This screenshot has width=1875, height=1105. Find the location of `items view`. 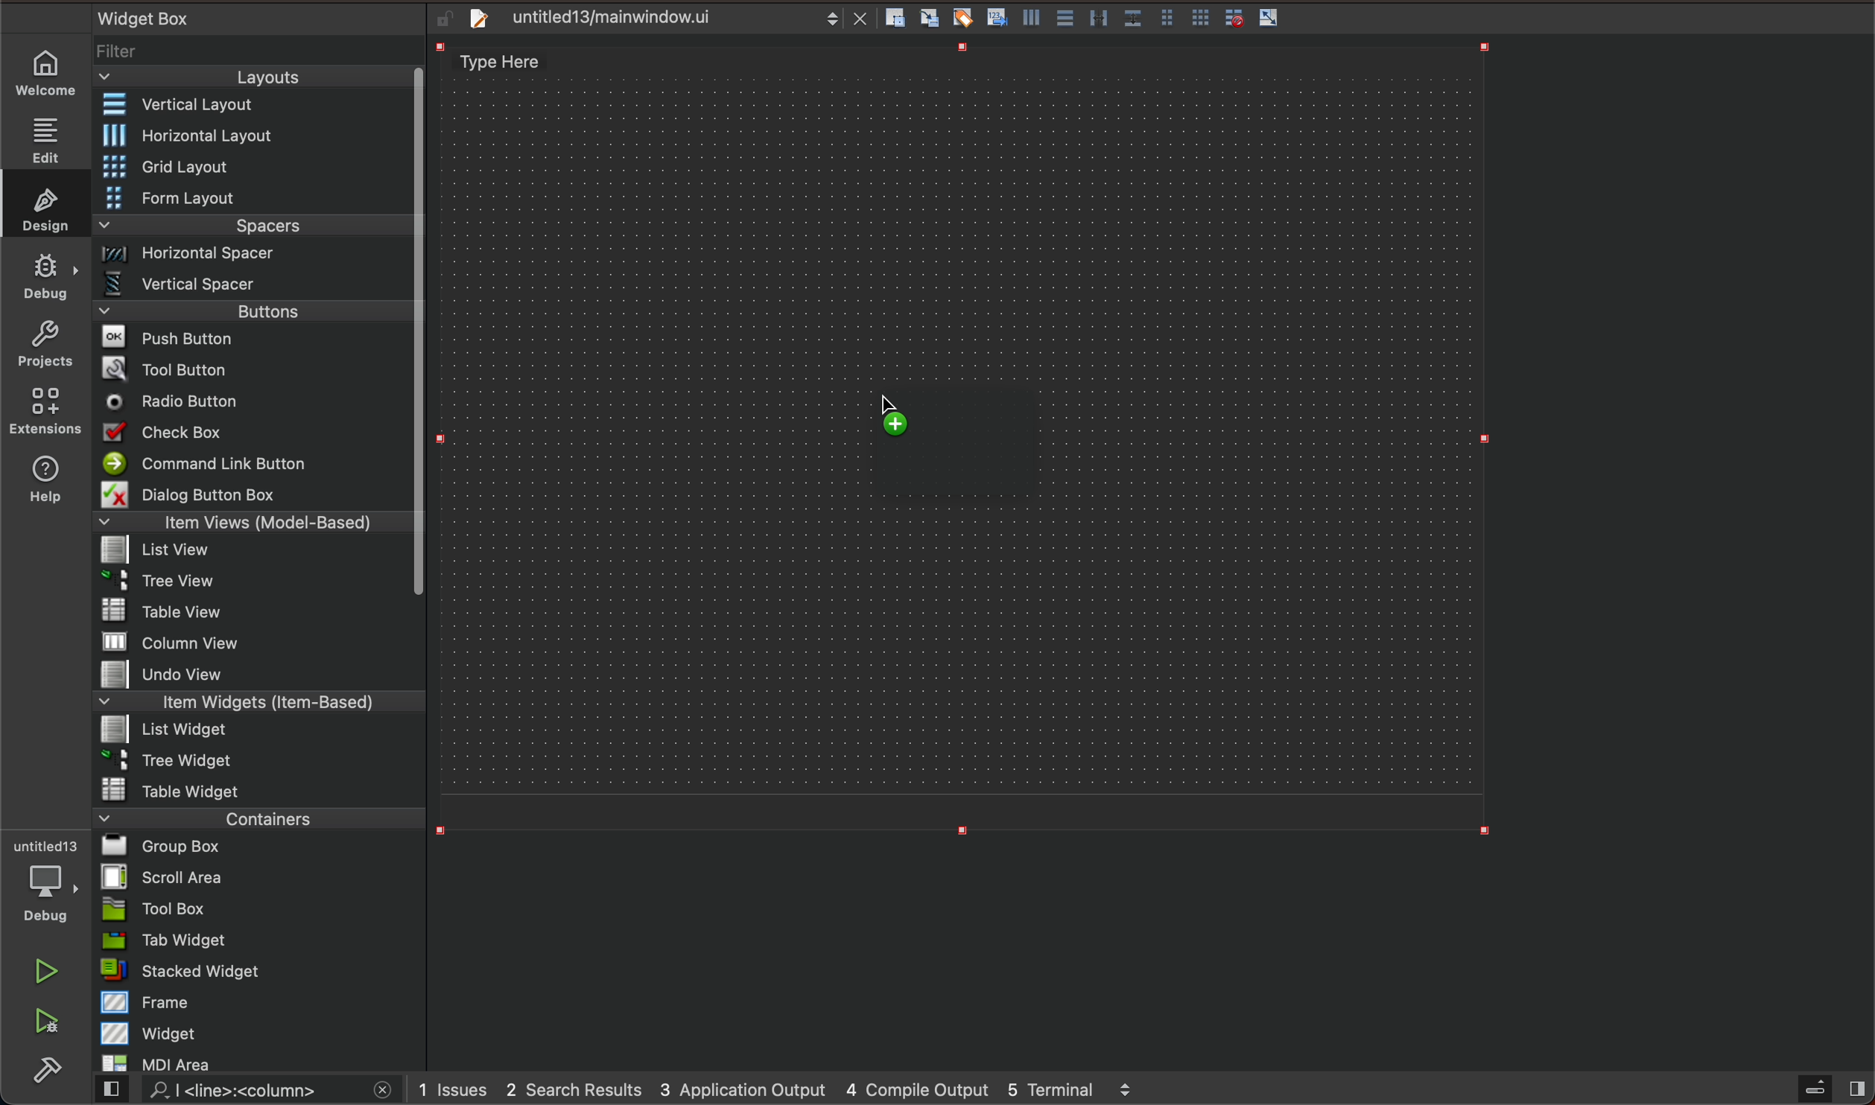

items view is located at coordinates (254, 522).